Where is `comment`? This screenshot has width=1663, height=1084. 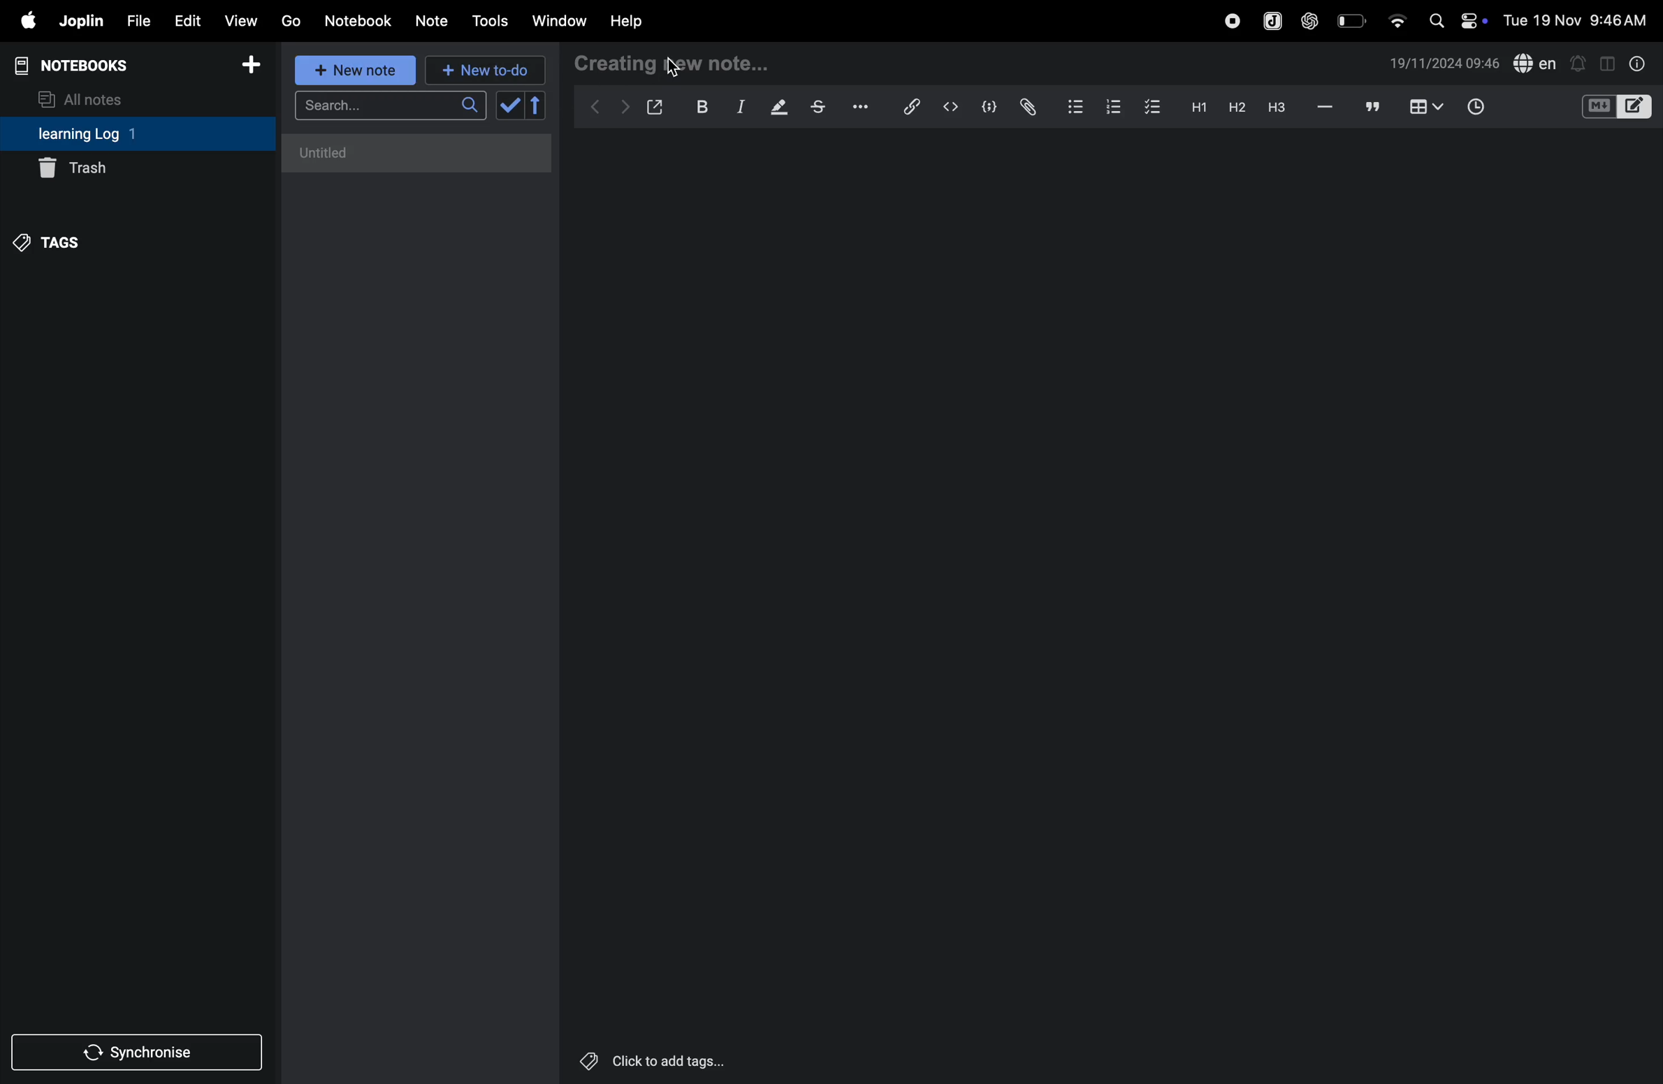 comment is located at coordinates (1373, 108).